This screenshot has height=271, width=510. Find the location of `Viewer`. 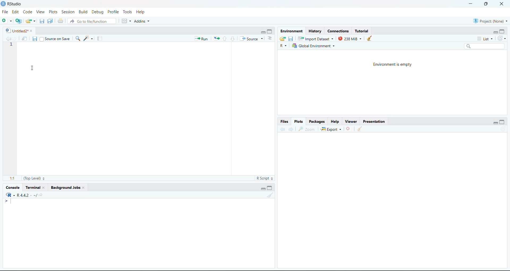

Viewer is located at coordinates (352, 121).